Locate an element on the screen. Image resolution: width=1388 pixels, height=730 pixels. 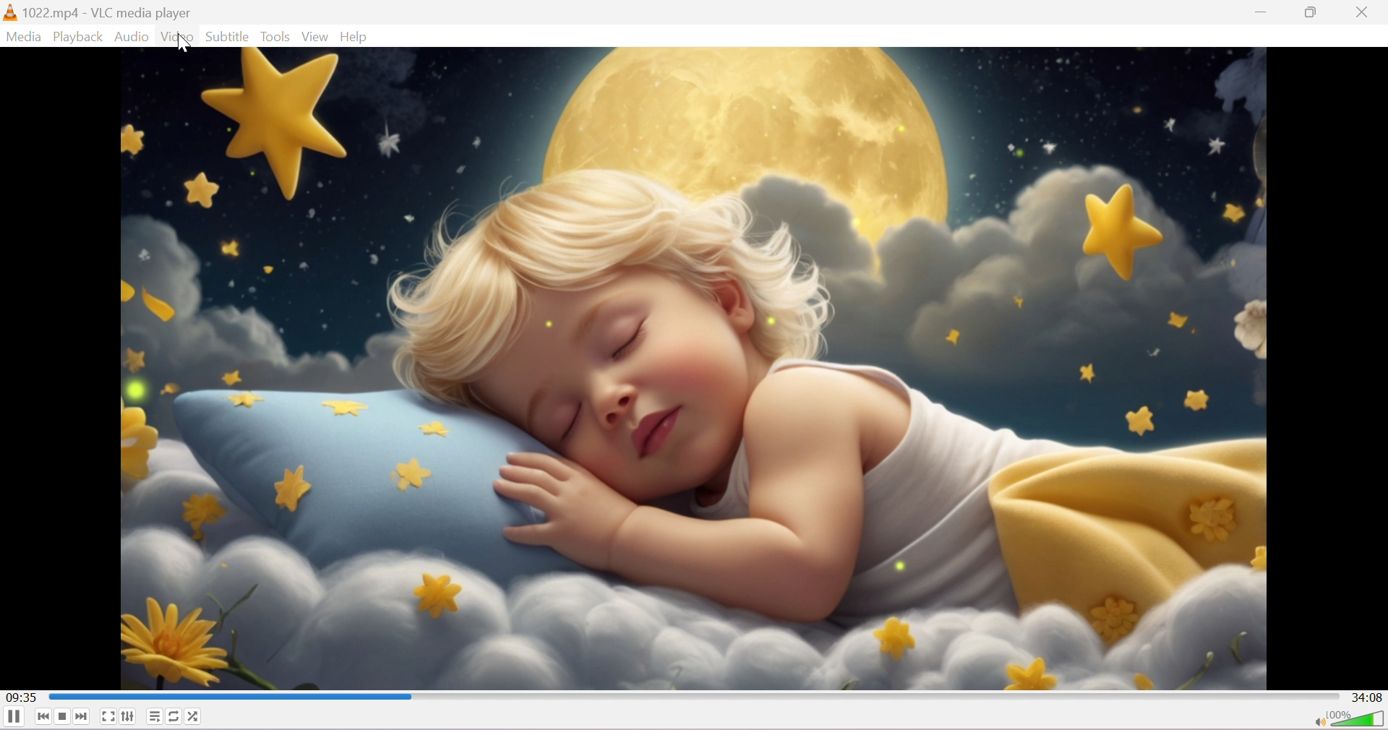
Subtitles is located at coordinates (228, 37).